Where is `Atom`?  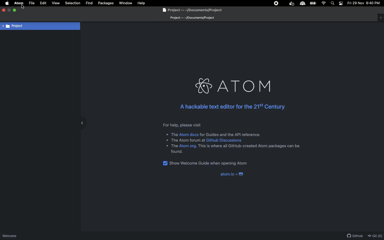 Atom is located at coordinates (236, 86).